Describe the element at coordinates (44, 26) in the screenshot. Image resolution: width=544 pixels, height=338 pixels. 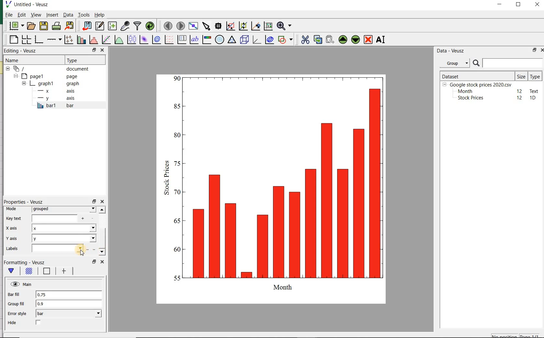
I see `save the document` at that location.